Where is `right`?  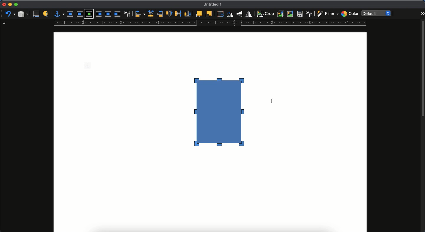
right is located at coordinates (161, 14).